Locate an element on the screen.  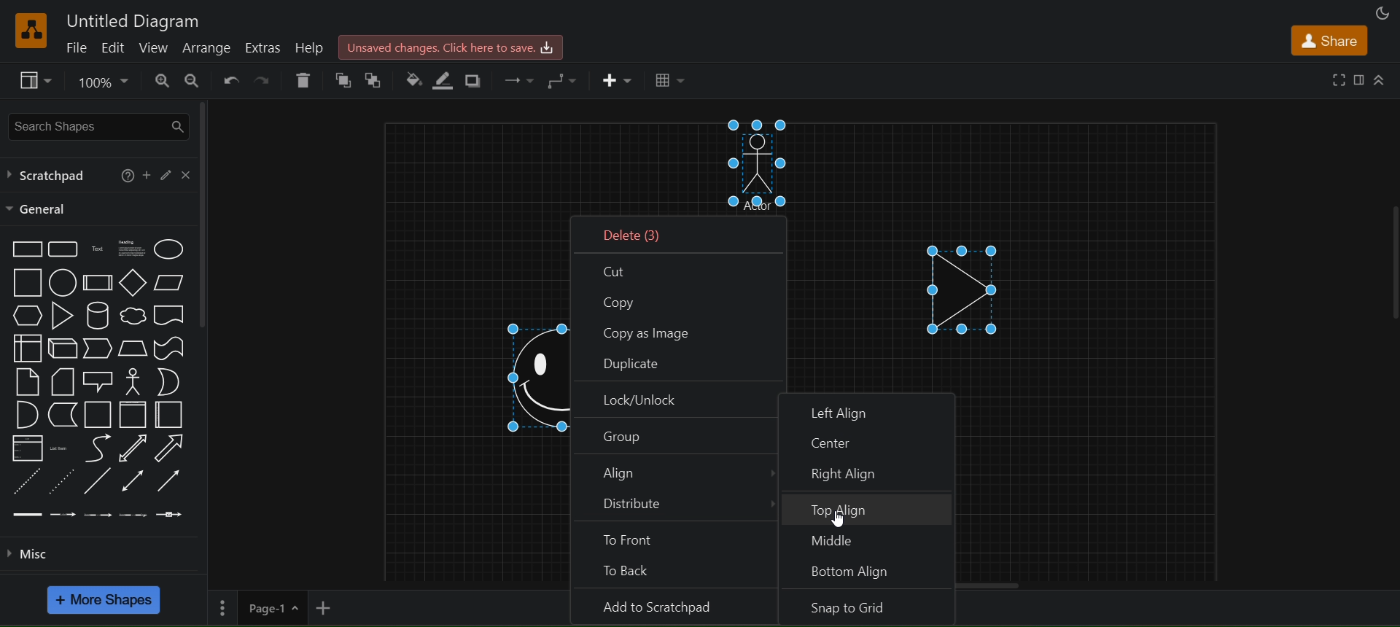
cloud is located at coordinates (133, 316).